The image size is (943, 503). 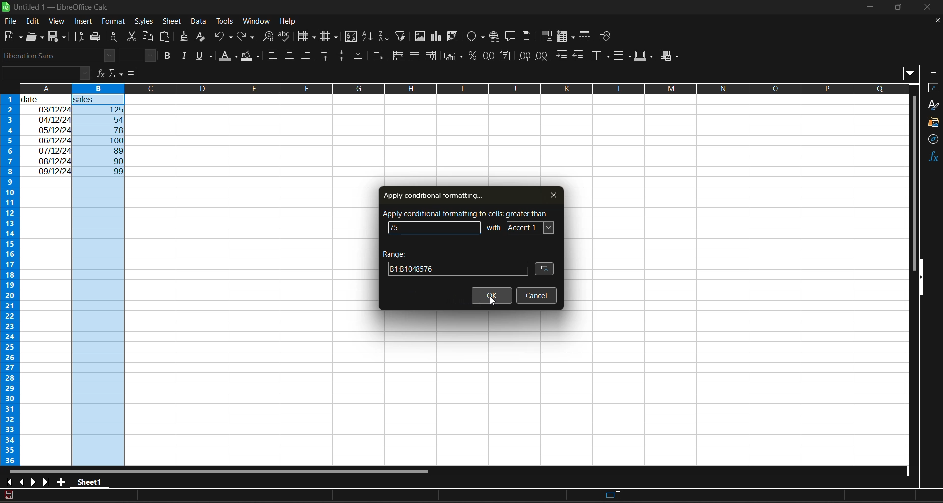 I want to click on merge and center, so click(x=400, y=56).